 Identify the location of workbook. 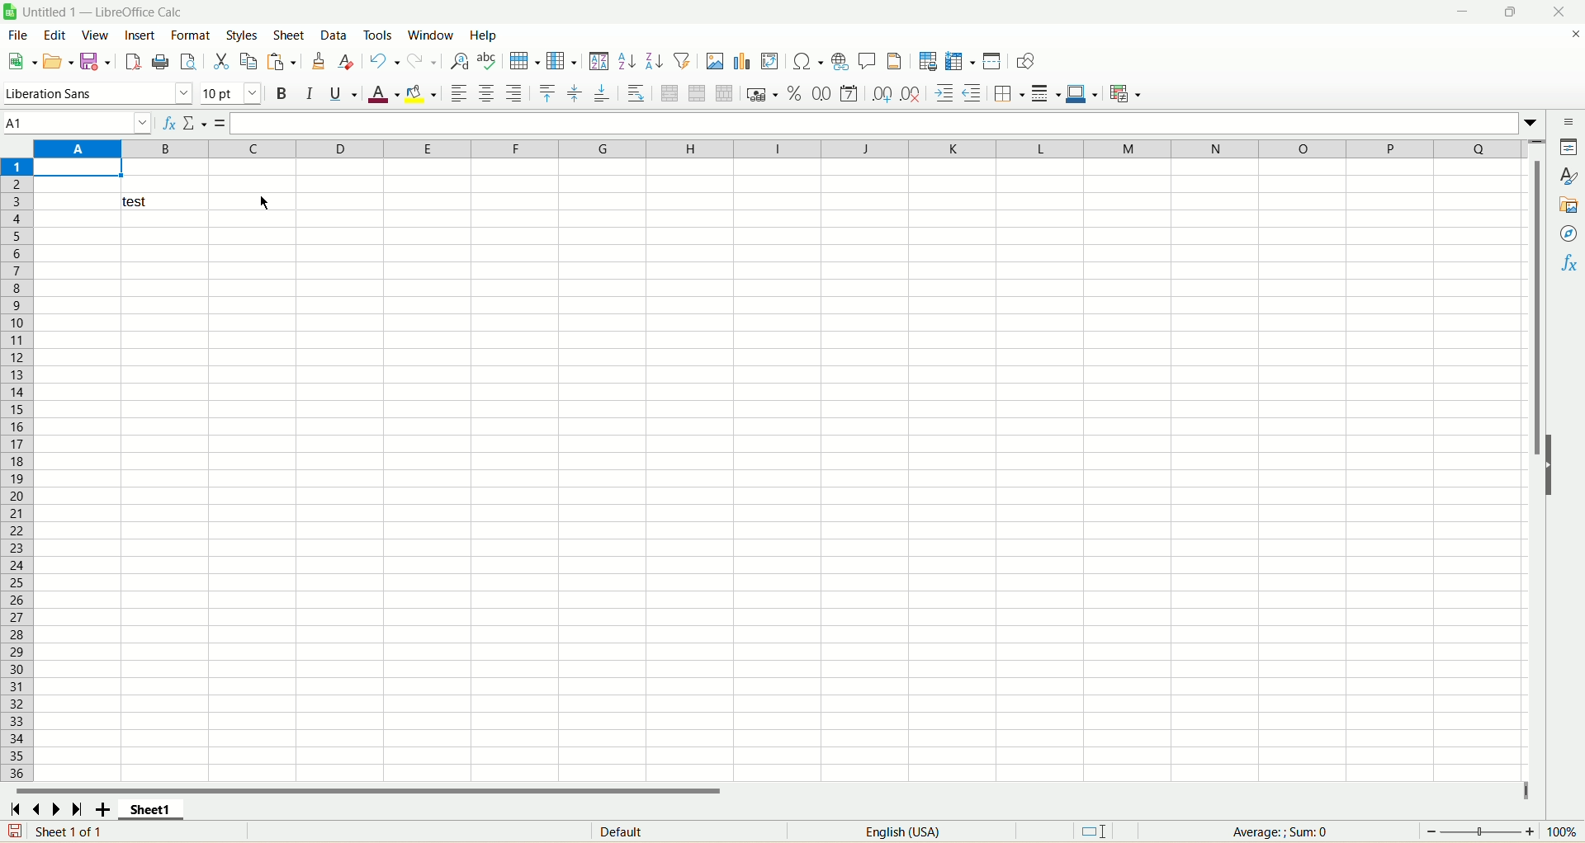
(781, 497).